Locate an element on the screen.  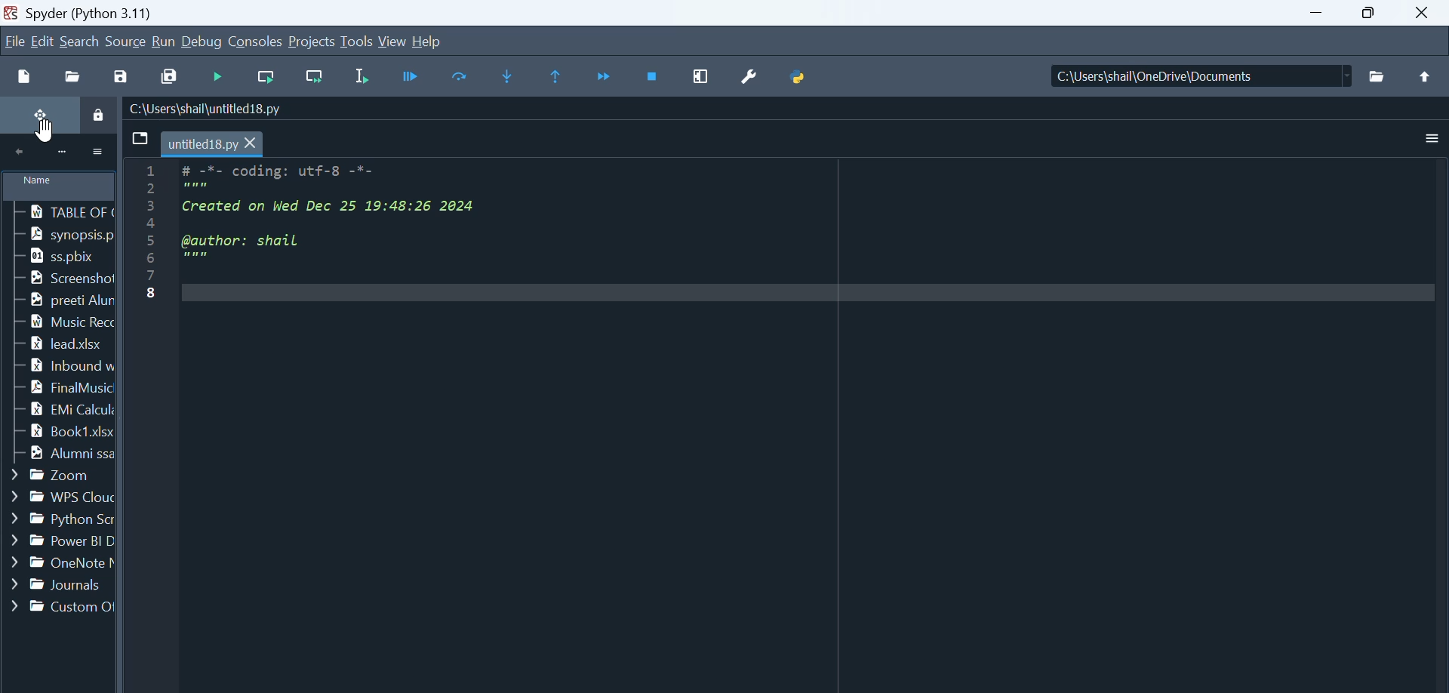
Inbound w.. is located at coordinates (56, 365).